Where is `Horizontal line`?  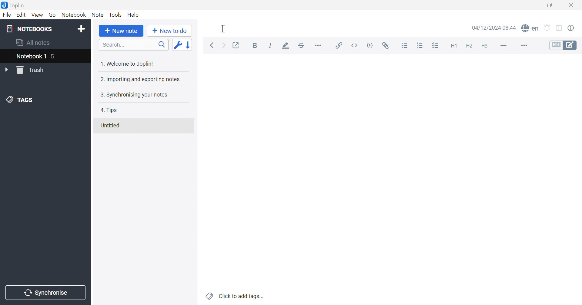 Horizontal line is located at coordinates (503, 46).